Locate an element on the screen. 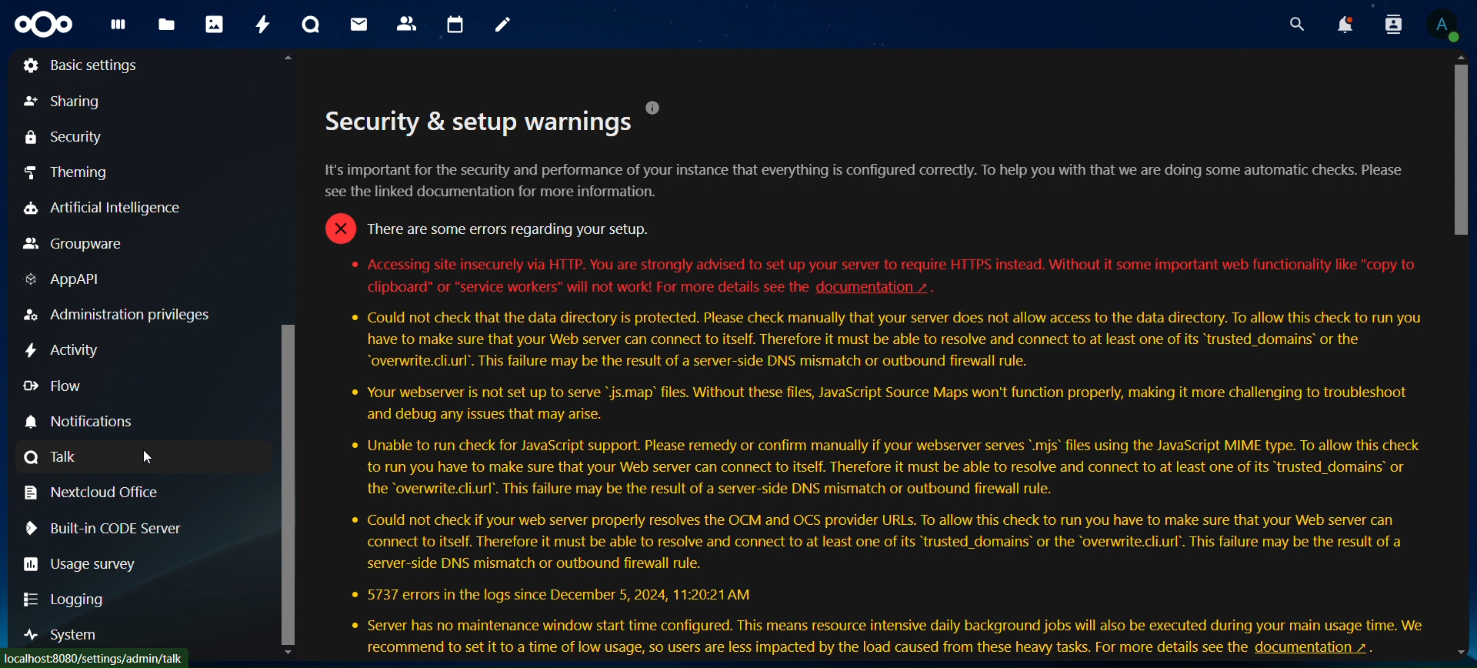 This screenshot has height=668, width=1477. security is located at coordinates (472, 124).